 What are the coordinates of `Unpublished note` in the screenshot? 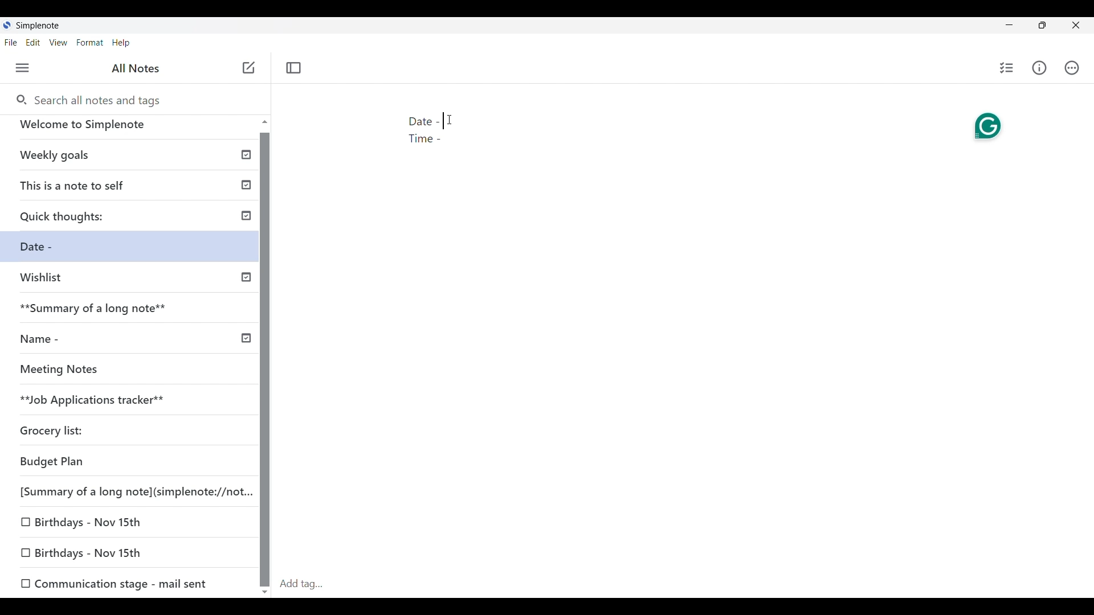 It's located at (131, 490).